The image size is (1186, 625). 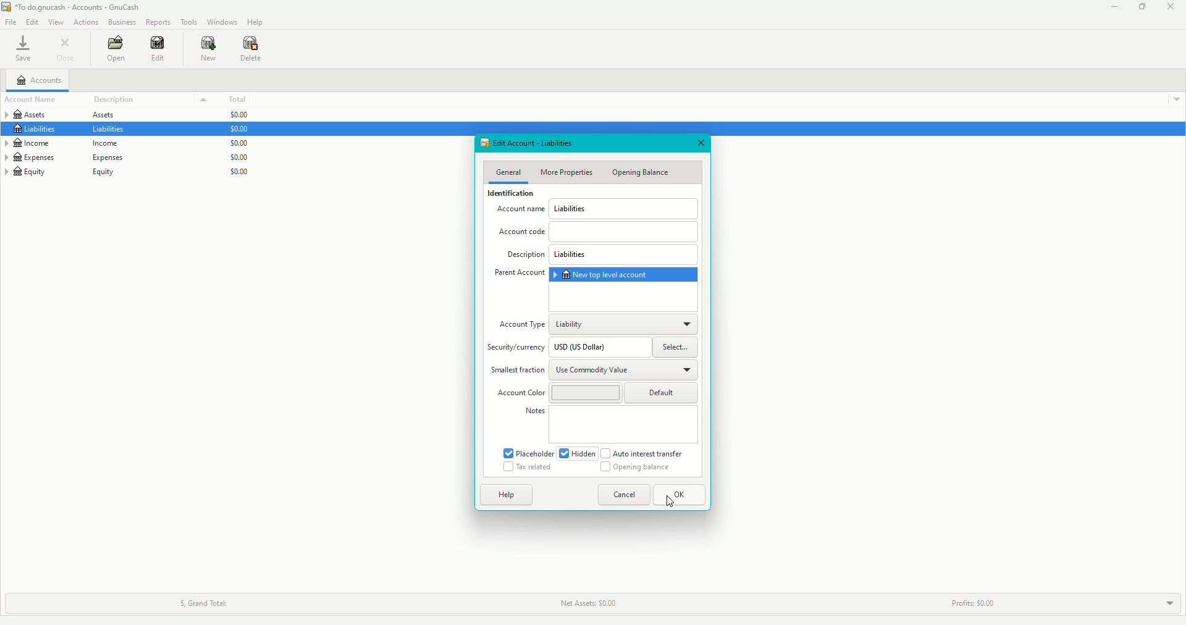 I want to click on Edit Account, so click(x=532, y=143).